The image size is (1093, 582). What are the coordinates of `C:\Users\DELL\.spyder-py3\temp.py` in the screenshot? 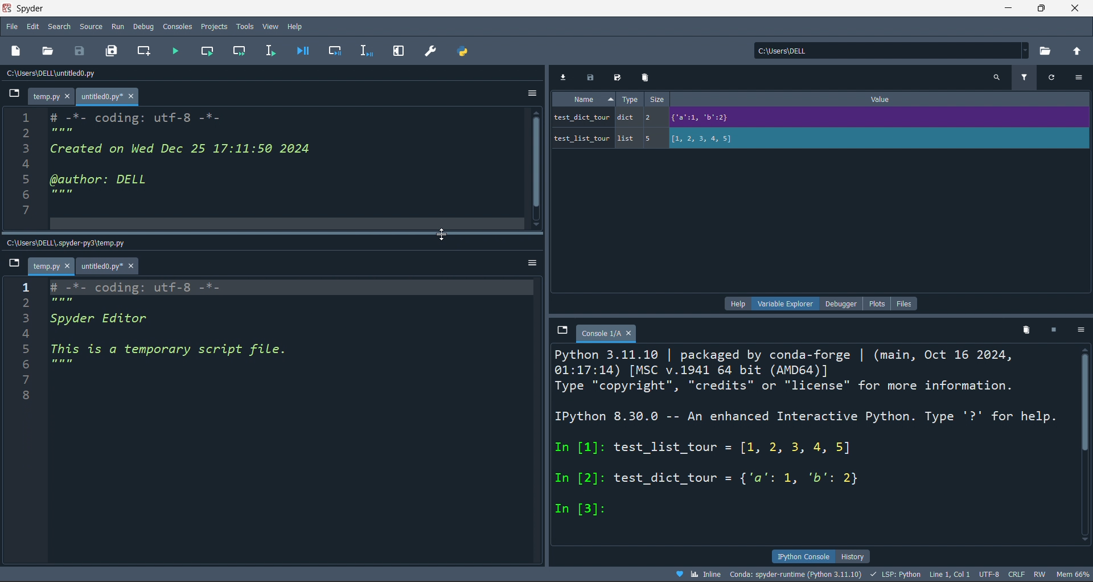 It's located at (76, 241).